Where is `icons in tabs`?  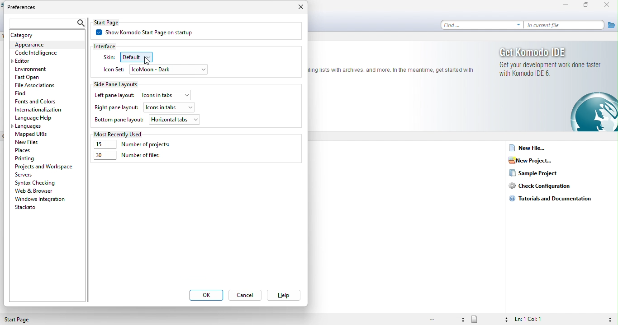
icons in tabs is located at coordinates (169, 106).